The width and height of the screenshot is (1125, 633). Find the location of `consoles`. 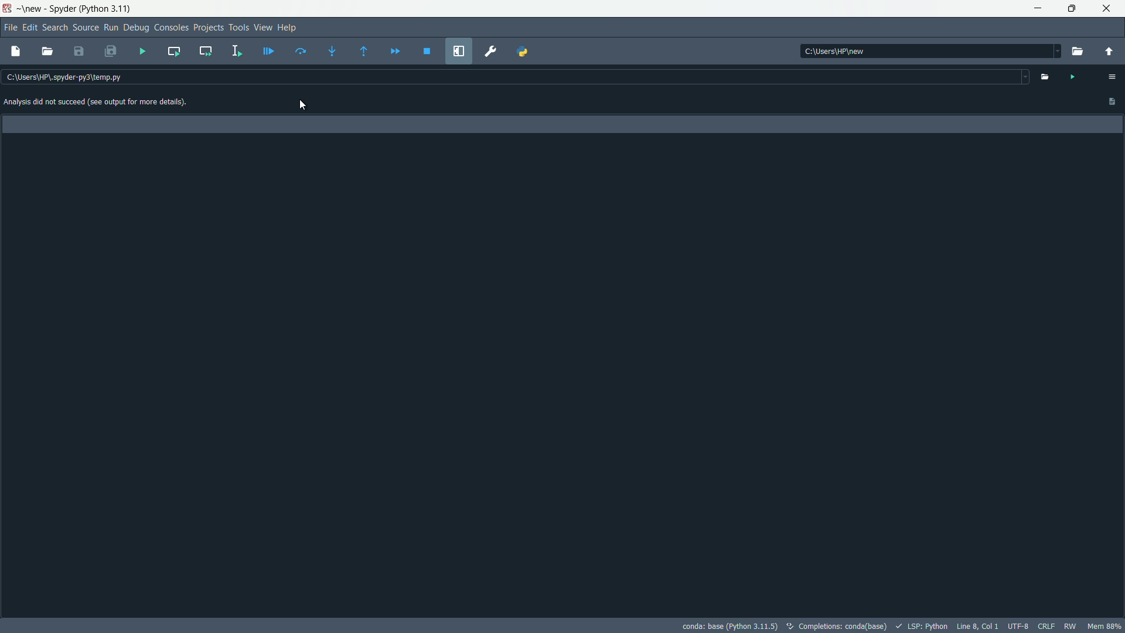

consoles is located at coordinates (171, 28).